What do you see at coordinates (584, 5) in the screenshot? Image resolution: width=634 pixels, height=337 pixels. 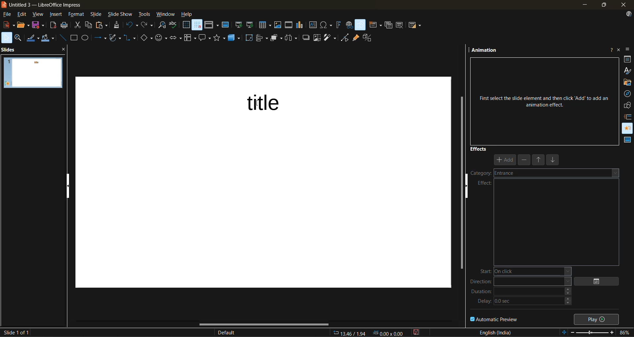 I see `minimize` at bounding box center [584, 5].